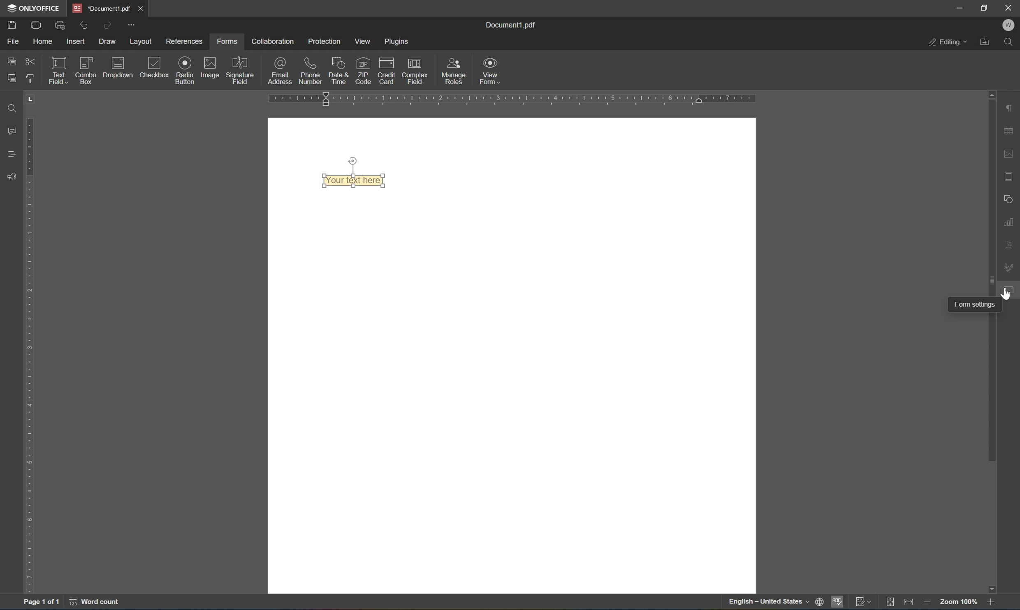 Image resolution: width=1020 pixels, height=610 pixels. What do you see at coordinates (100, 7) in the screenshot?
I see `document1` at bounding box center [100, 7].